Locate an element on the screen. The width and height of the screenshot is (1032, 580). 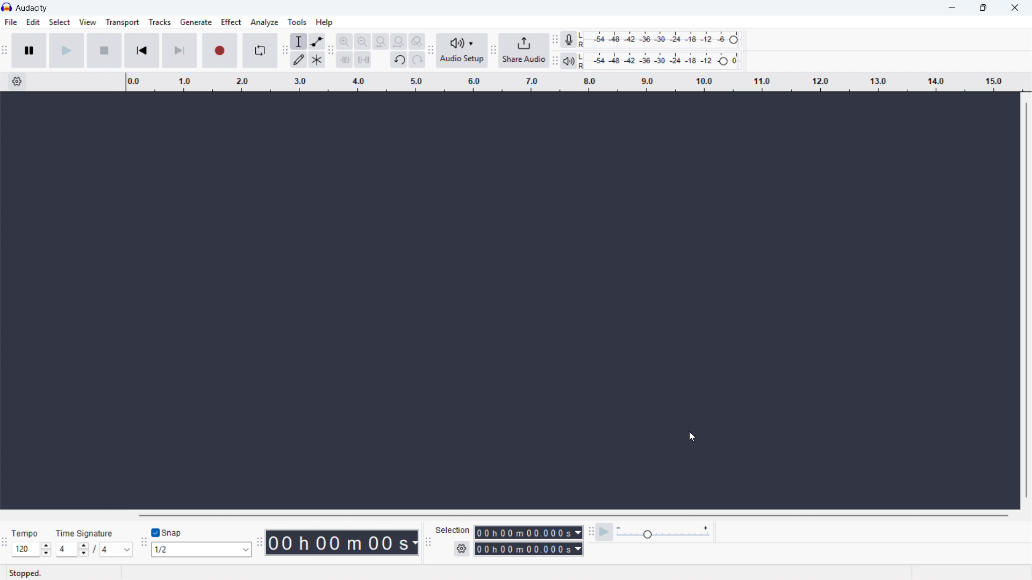
playback level is located at coordinates (663, 60).